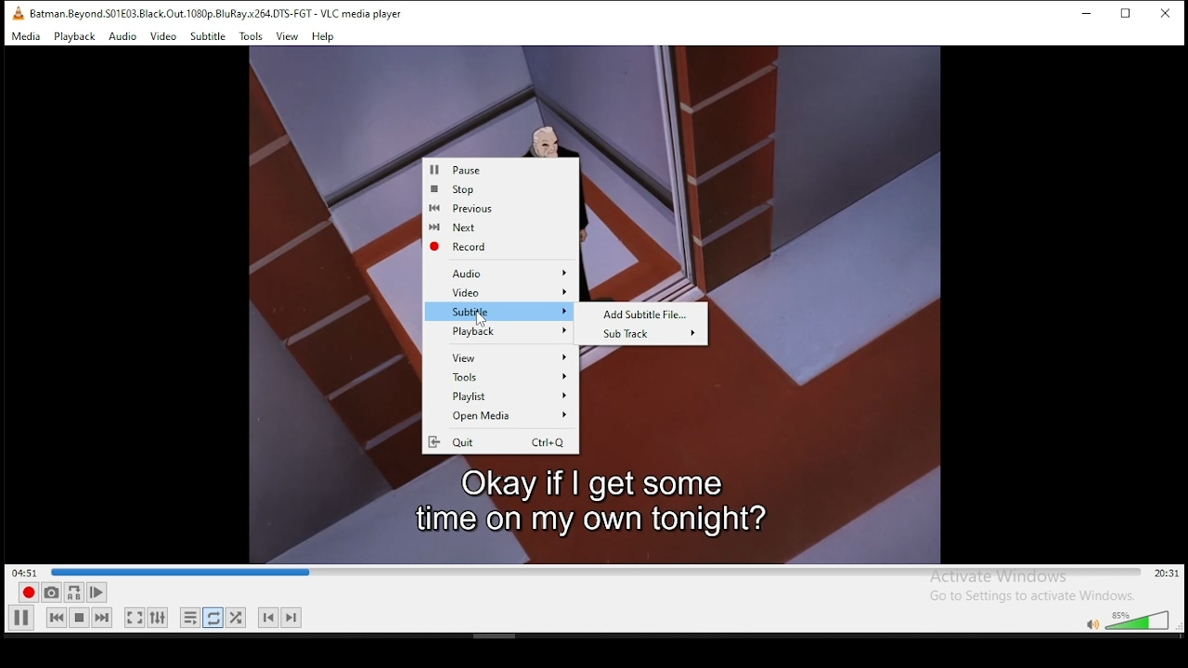 The width and height of the screenshot is (1188, 668). Describe the element at coordinates (499, 417) in the screenshot. I see `‘Open Media ` at that location.